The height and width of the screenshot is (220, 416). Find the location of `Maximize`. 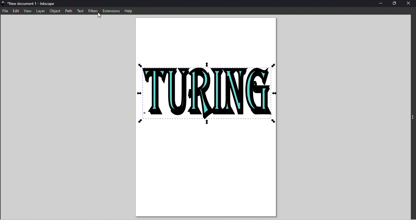

Maximize is located at coordinates (396, 4).